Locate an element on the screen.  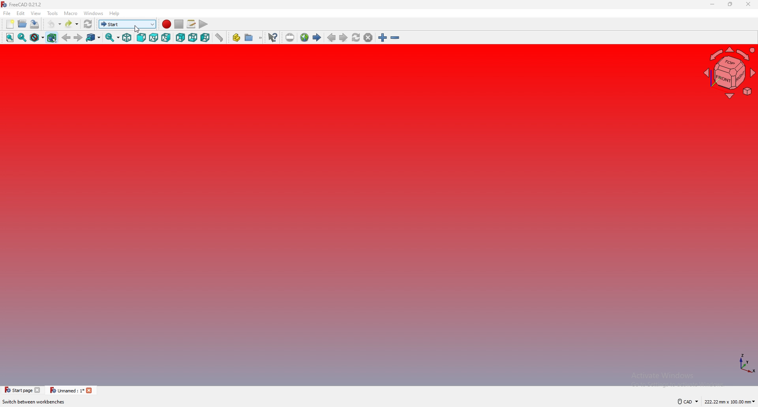
open website is located at coordinates (305, 37).